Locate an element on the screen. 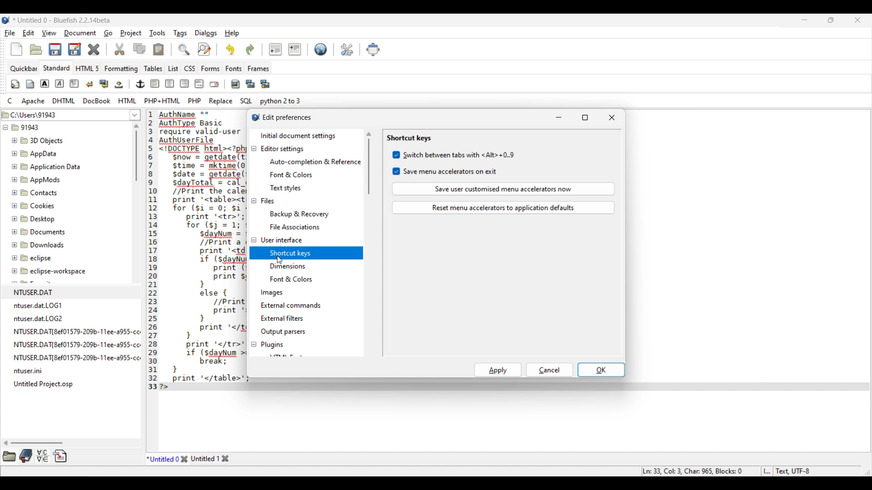 Image resolution: width=872 pixels, height=490 pixels. Initial document settings, current selection highlighted is located at coordinates (306, 136).